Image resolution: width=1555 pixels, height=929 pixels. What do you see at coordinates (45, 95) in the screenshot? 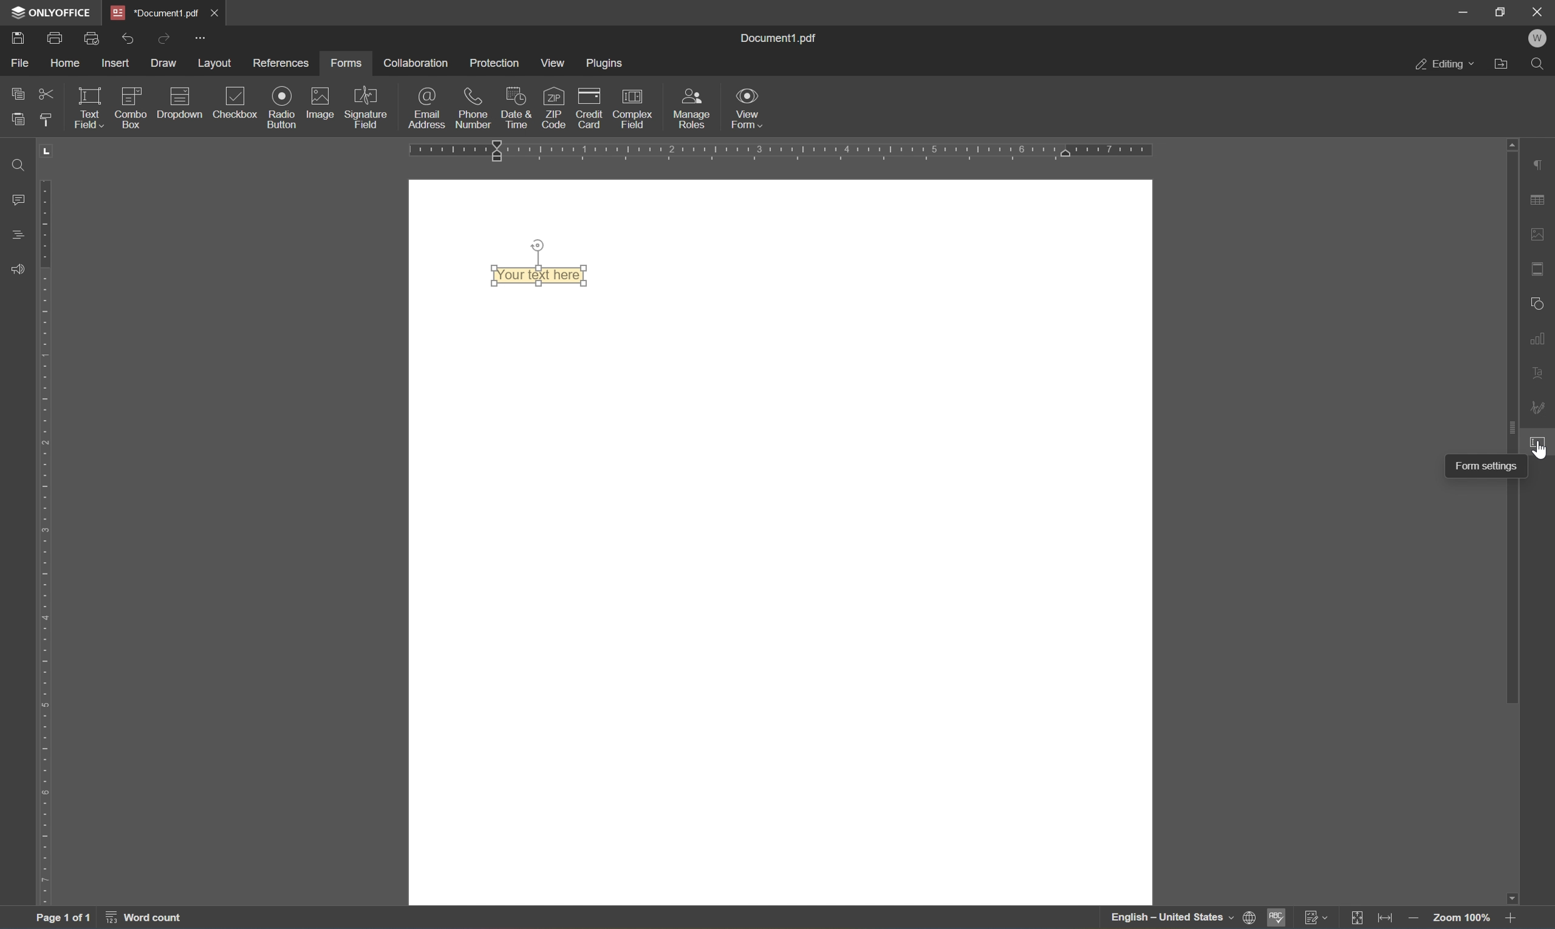
I see `cut` at bounding box center [45, 95].